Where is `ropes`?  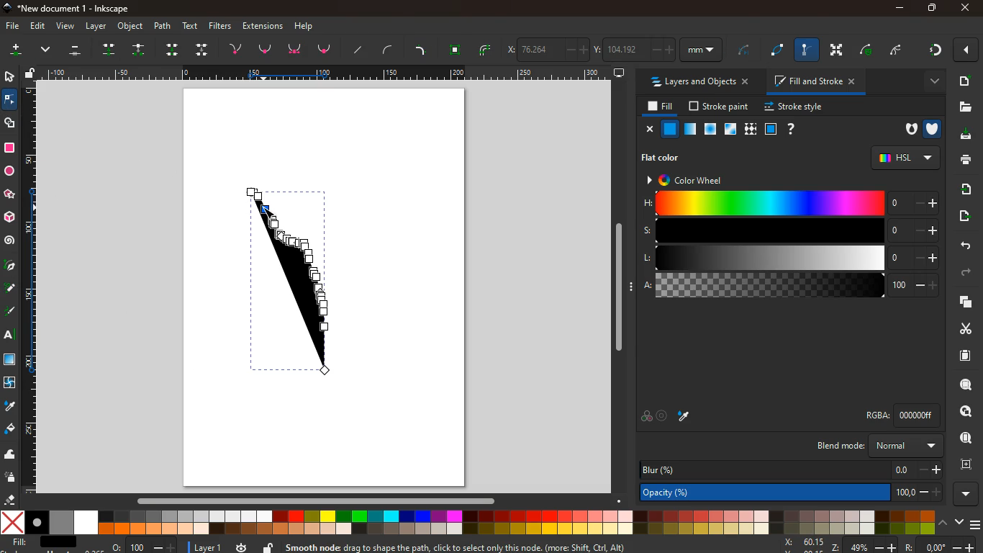 ropes is located at coordinates (486, 50).